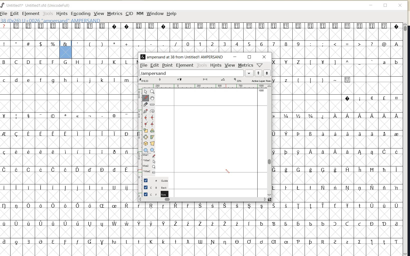 This screenshot has width=410, height=256. I want to click on SCROLLBAR, so click(270, 141).